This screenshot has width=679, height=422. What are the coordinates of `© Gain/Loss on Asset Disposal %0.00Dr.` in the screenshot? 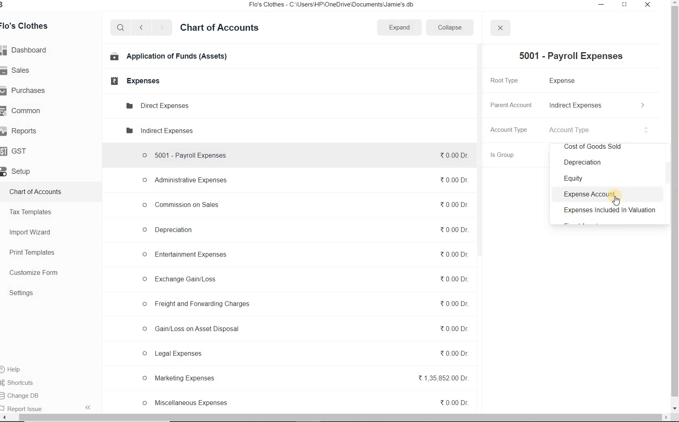 It's located at (304, 330).